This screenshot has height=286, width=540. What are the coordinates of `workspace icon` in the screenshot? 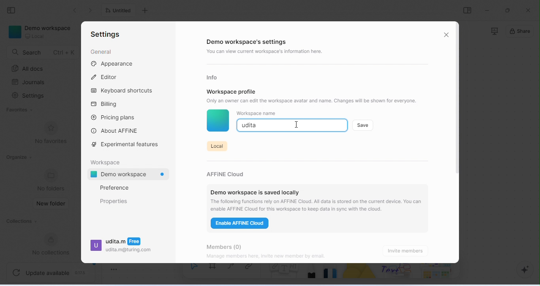 It's located at (217, 121).